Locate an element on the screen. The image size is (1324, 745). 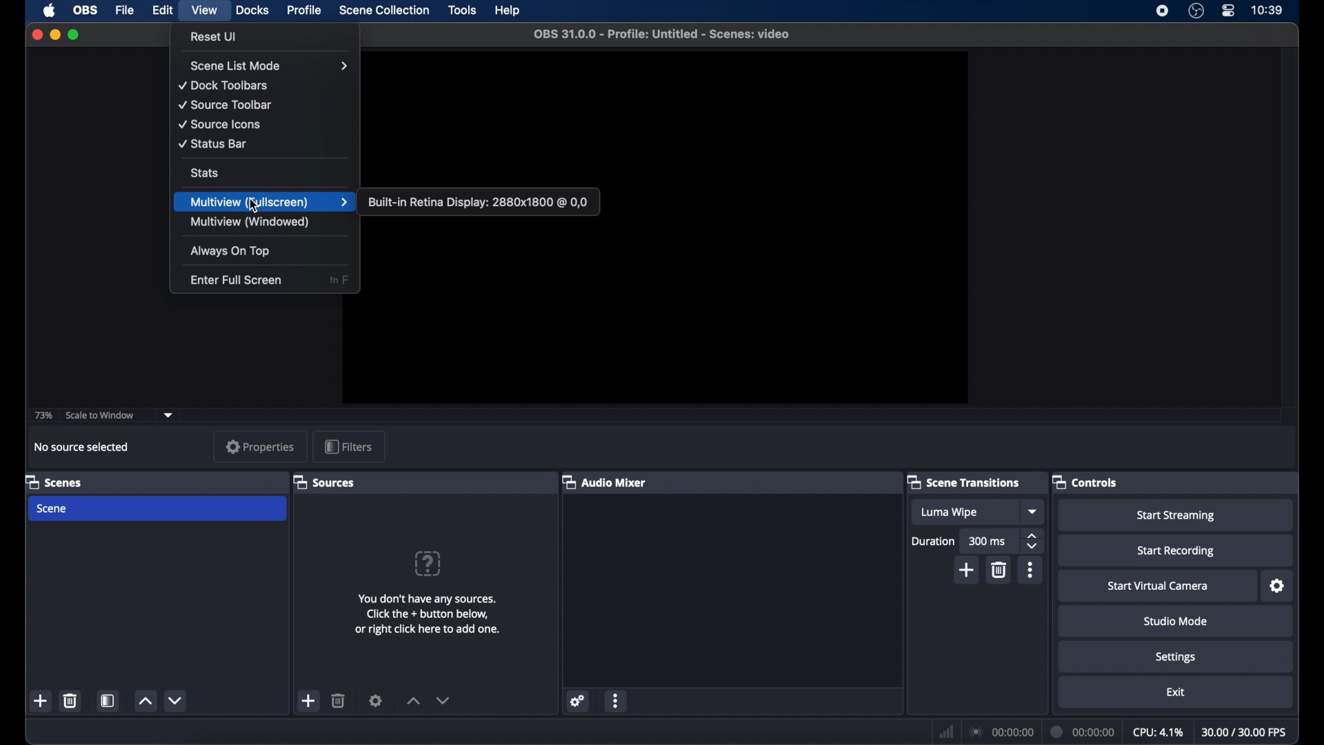
delete is located at coordinates (71, 700).